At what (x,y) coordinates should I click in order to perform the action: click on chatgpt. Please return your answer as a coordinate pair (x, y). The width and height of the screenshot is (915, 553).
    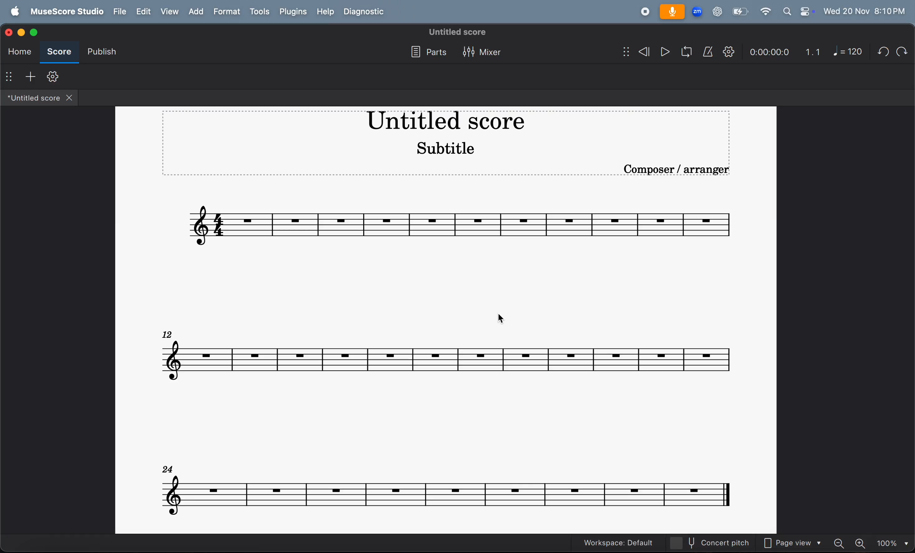
    Looking at the image, I should click on (717, 11).